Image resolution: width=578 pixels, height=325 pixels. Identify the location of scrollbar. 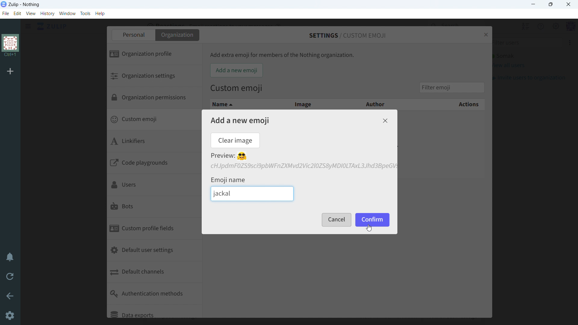
(233, 204).